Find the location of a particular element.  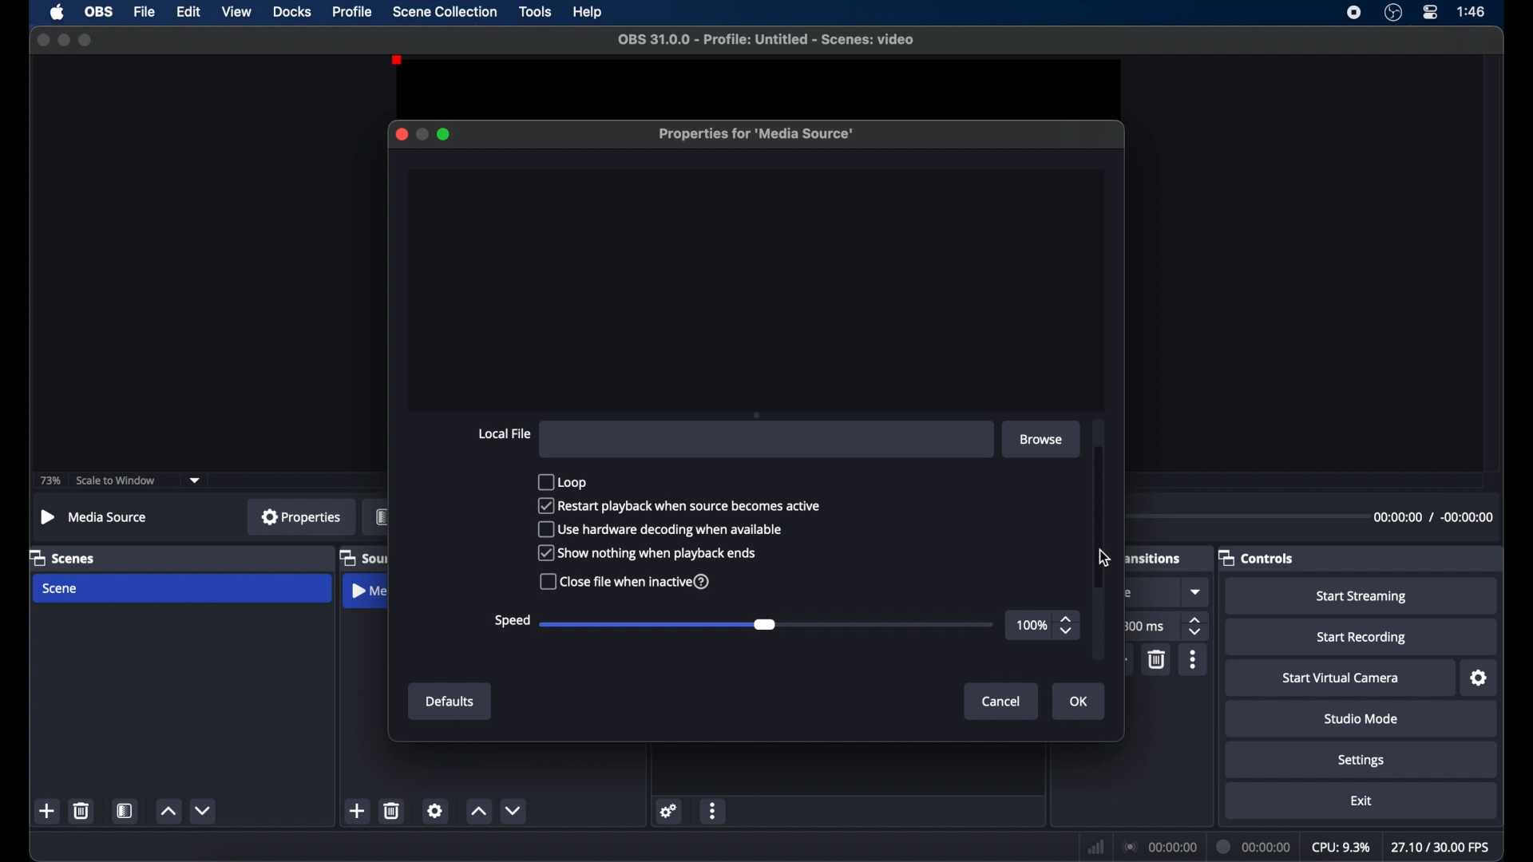

settings is located at coordinates (1362, 761).